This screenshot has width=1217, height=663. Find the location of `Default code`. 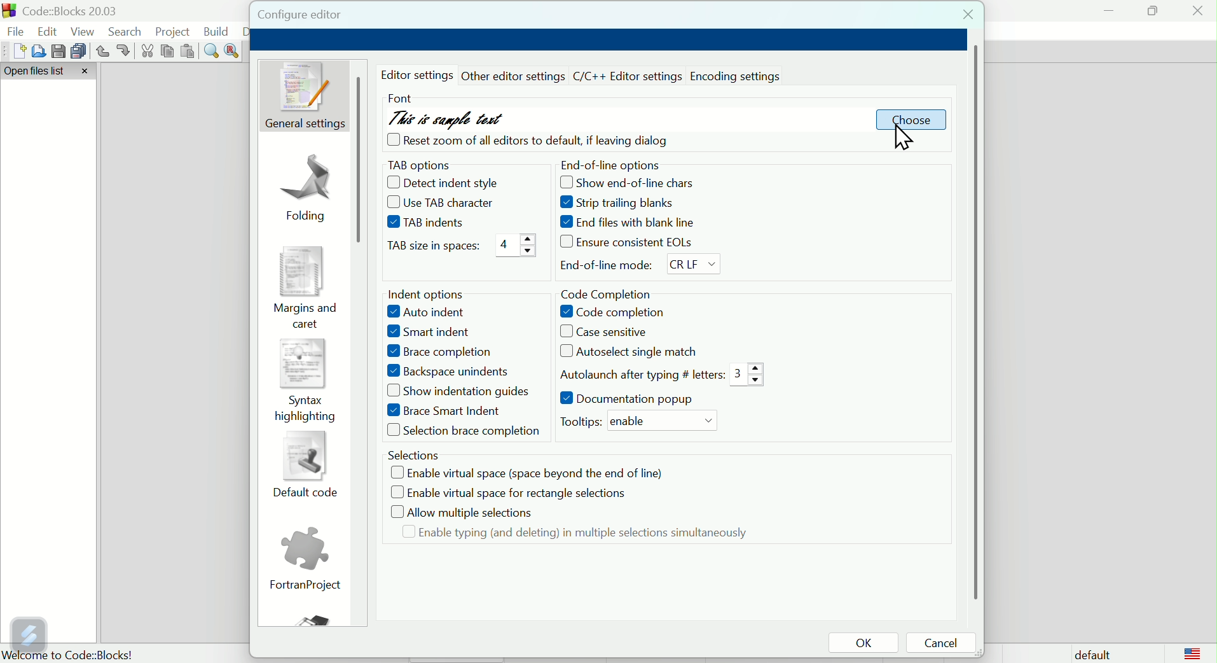

Default code is located at coordinates (303, 468).